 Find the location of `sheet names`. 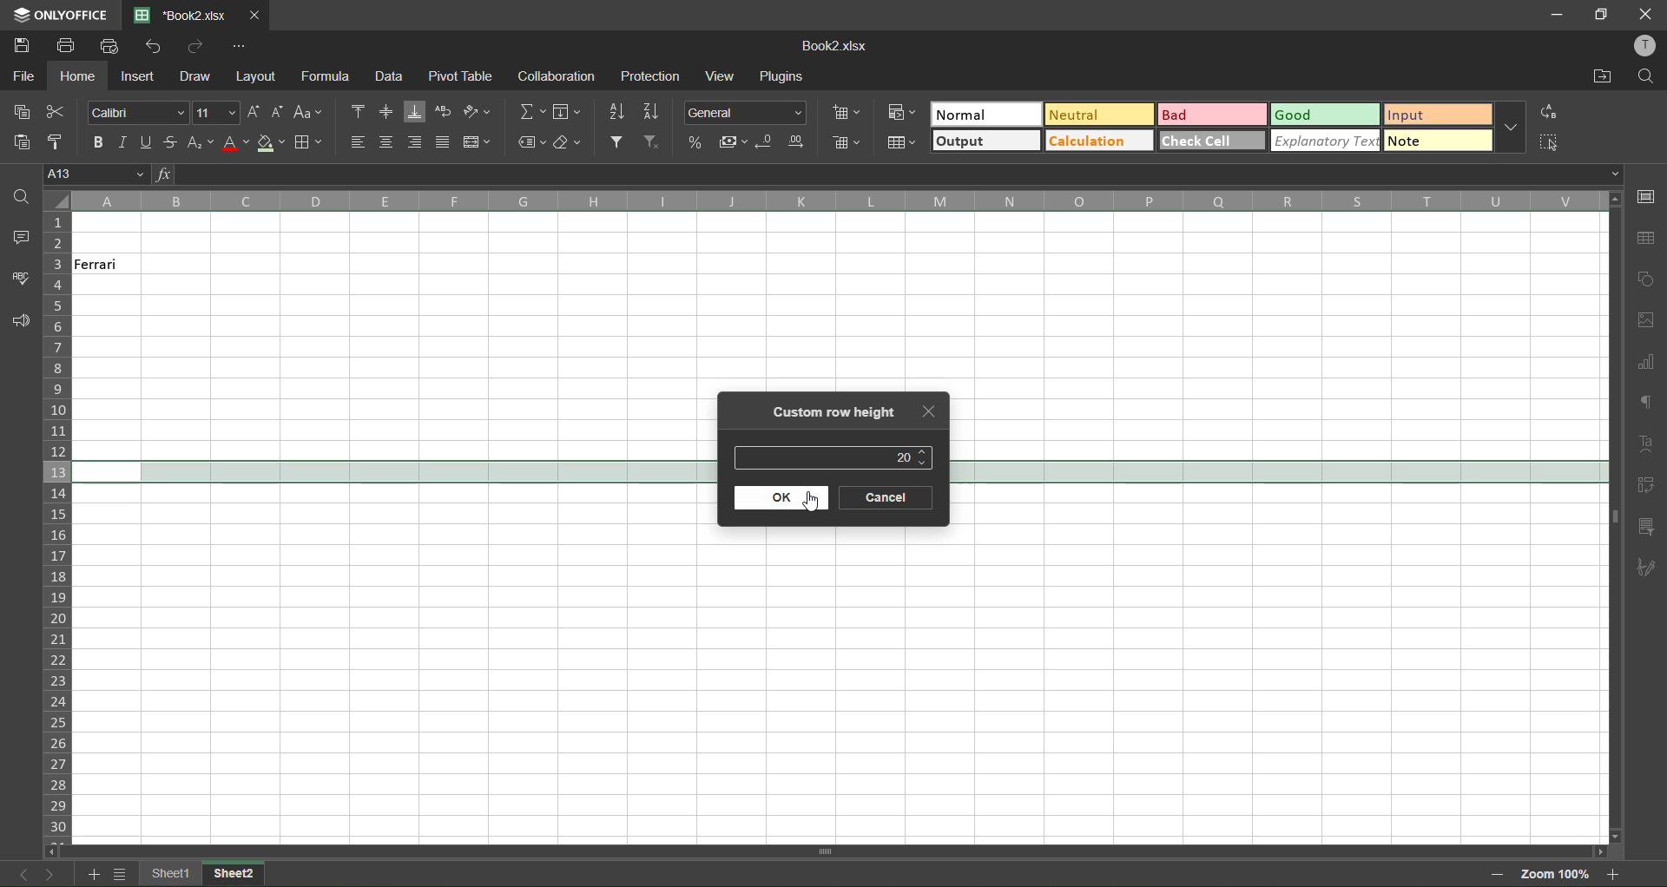

sheet names is located at coordinates (175, 874).